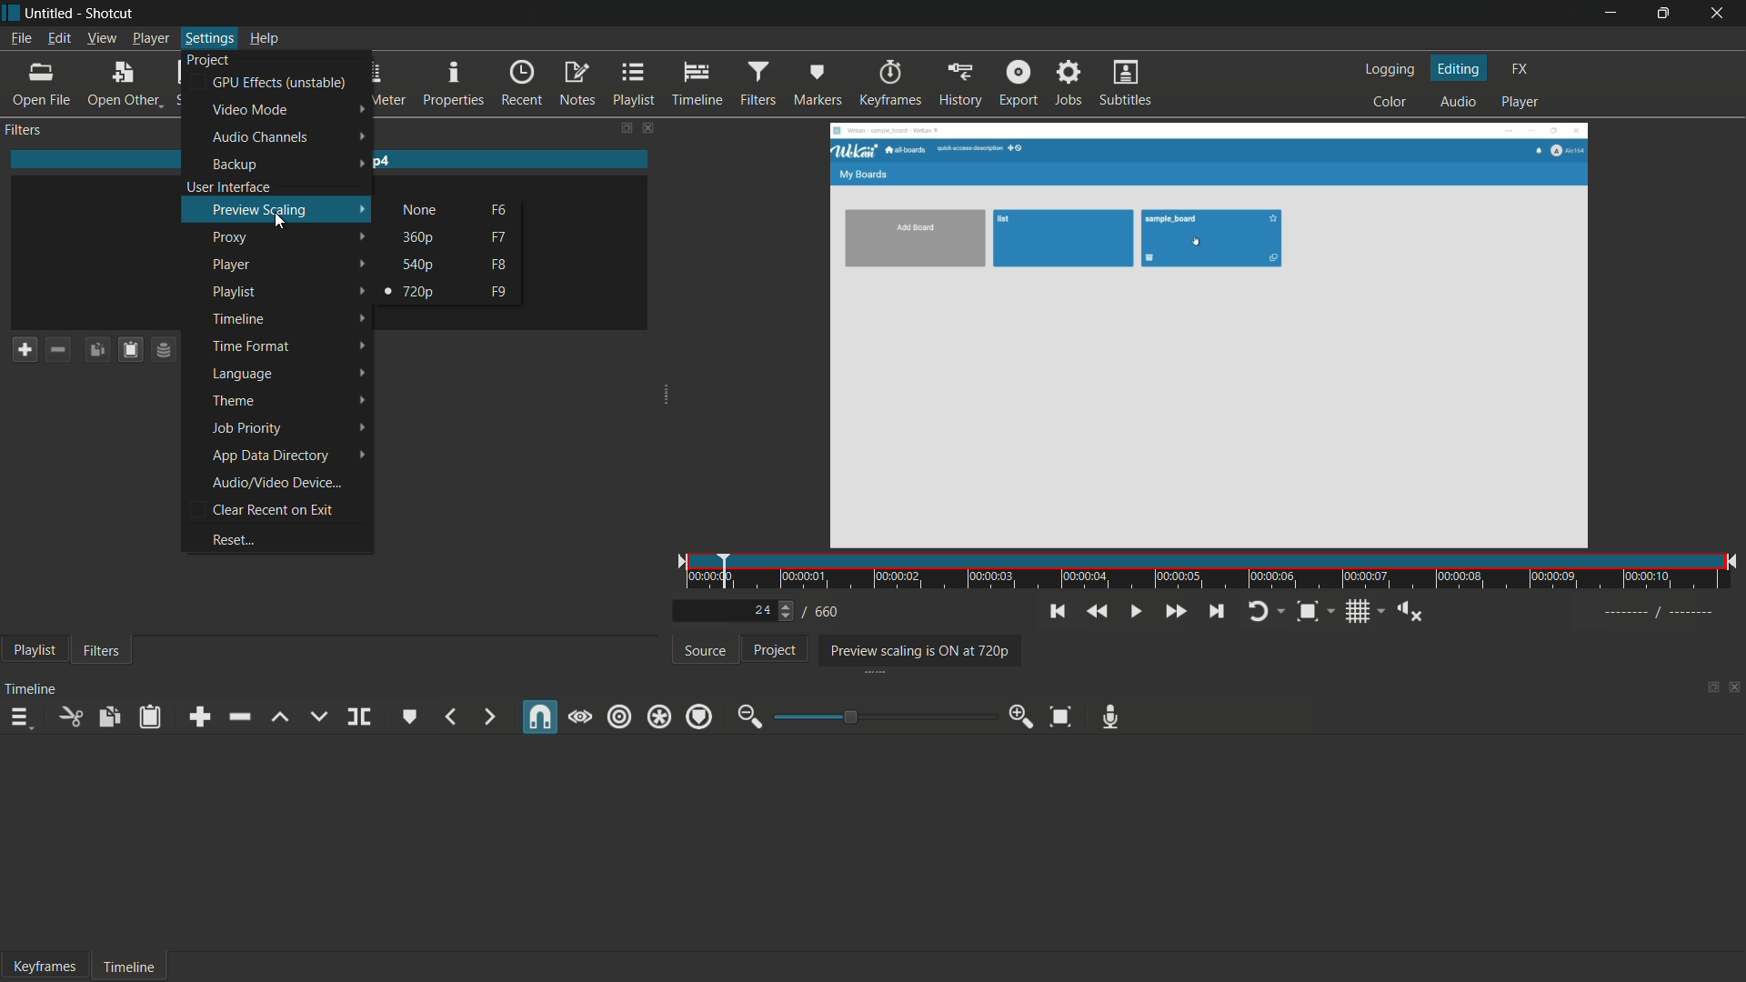  What do you see at coordinates (228, 186) in the screenshot?
I see `user interface` at bounding box center [228, 186].